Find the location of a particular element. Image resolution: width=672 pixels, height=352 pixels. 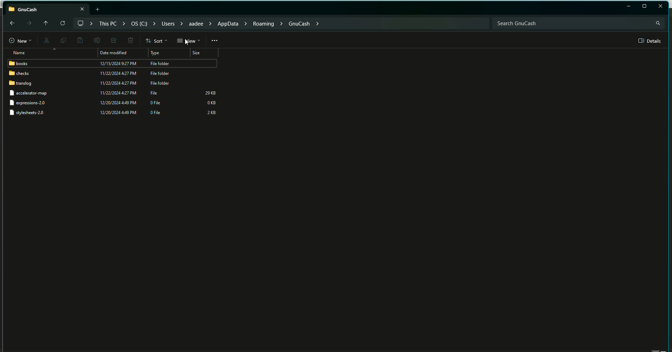

Restore is located at coordinates (629, 7).